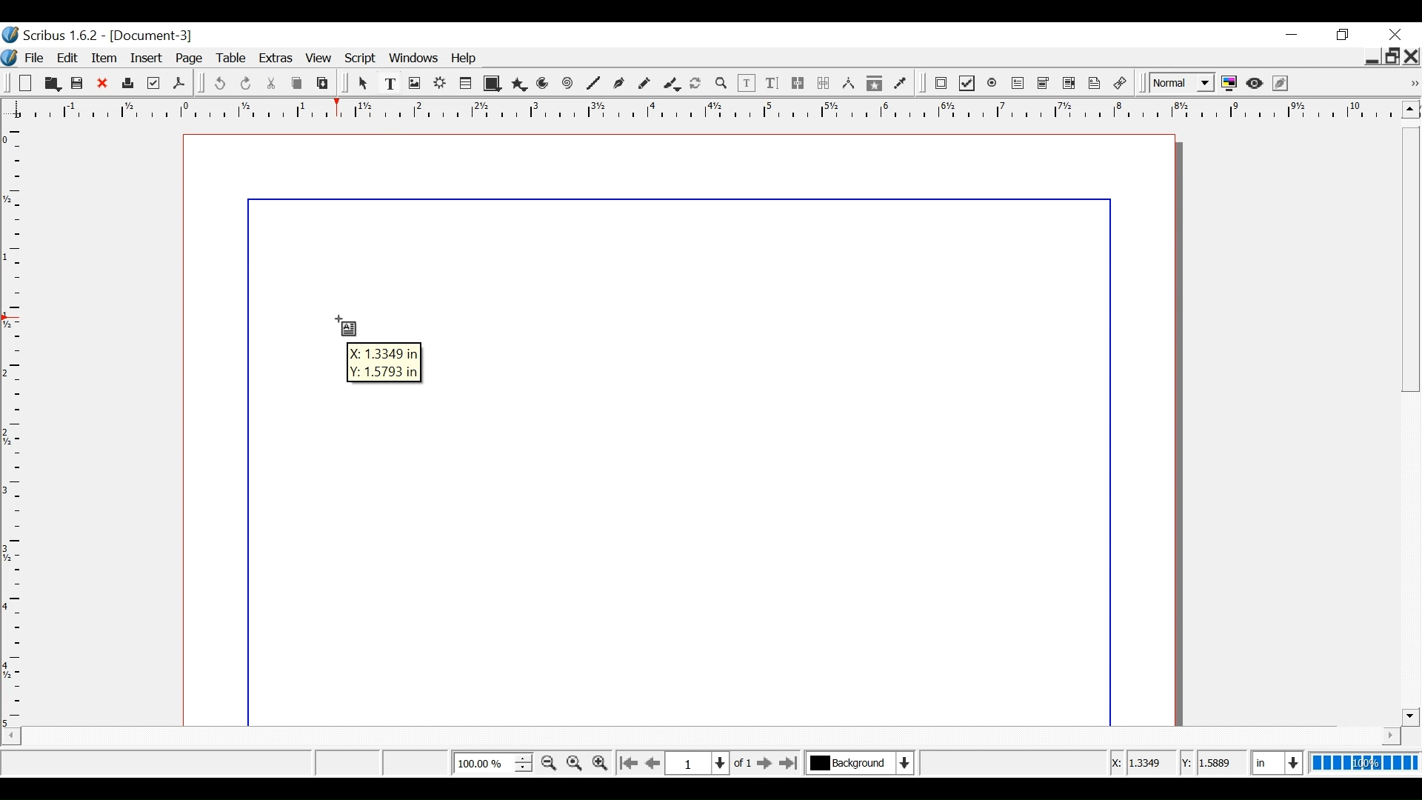 The image size is (1422, 800). I want to click on Restore, so click(1392, 55).